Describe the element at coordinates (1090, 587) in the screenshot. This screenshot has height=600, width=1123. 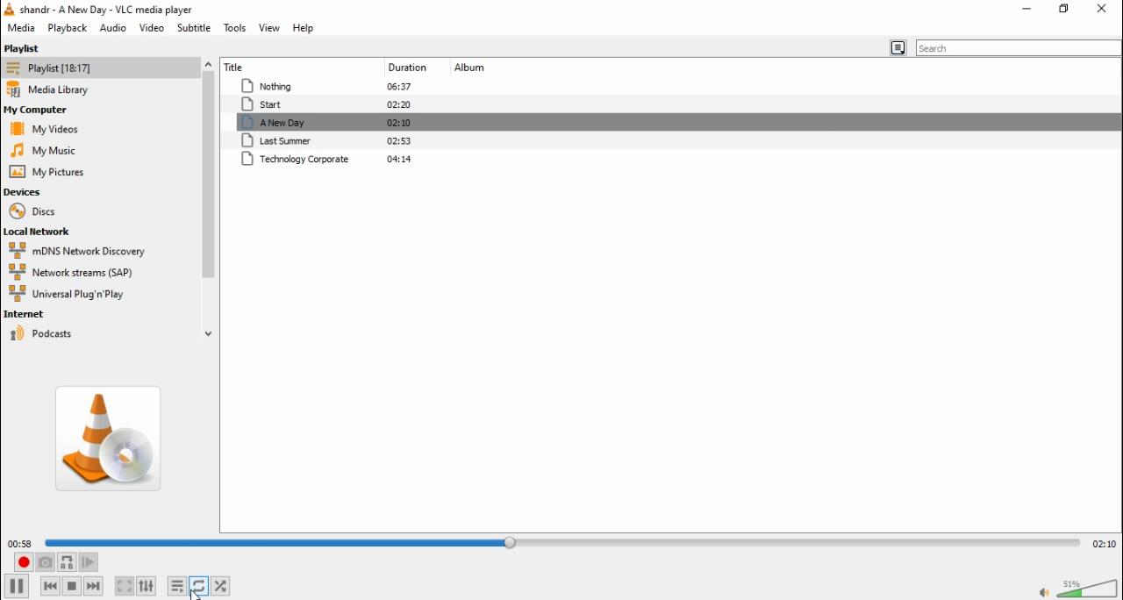
I see `volume` at that location.